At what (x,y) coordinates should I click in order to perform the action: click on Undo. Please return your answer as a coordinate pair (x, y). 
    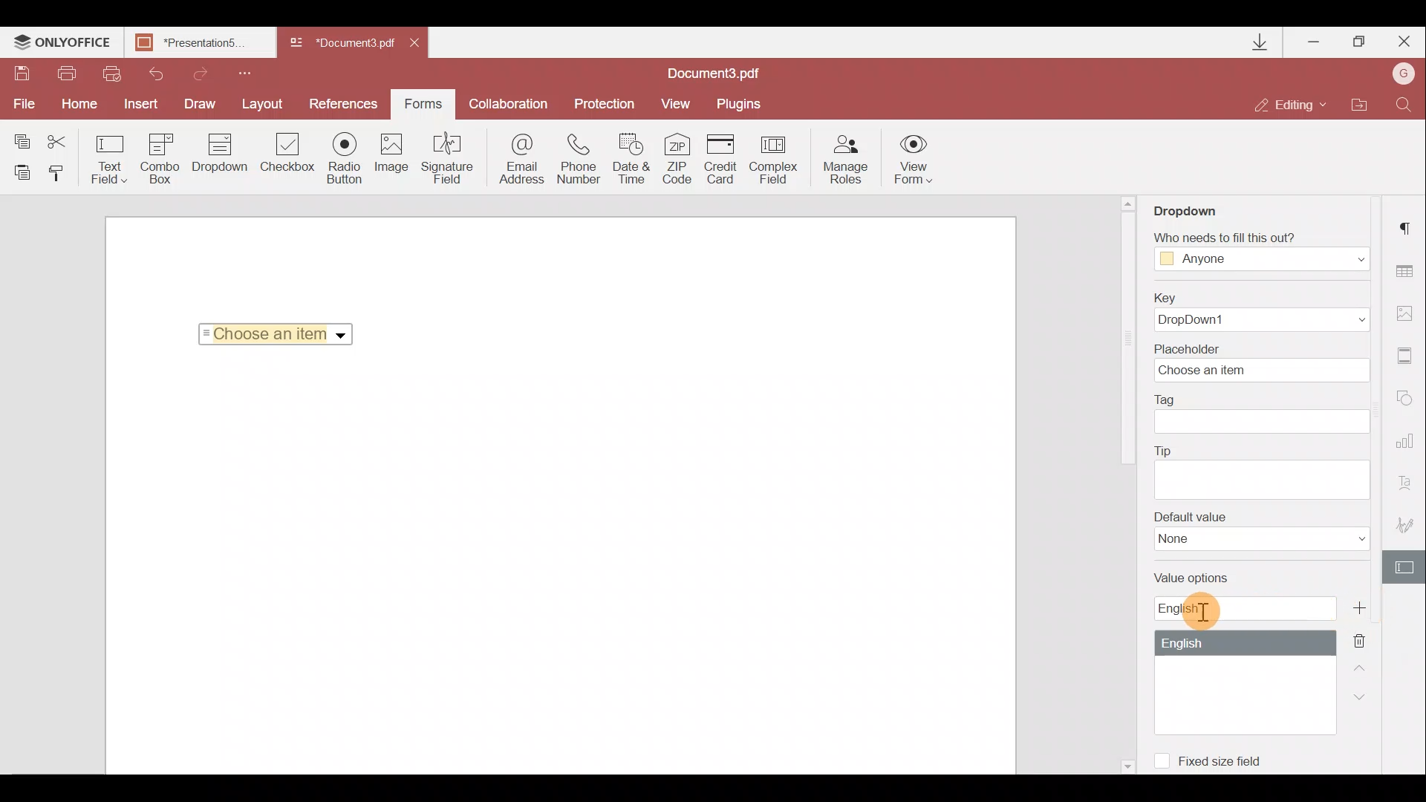
    Looking at the image, I should click on (150, 71).